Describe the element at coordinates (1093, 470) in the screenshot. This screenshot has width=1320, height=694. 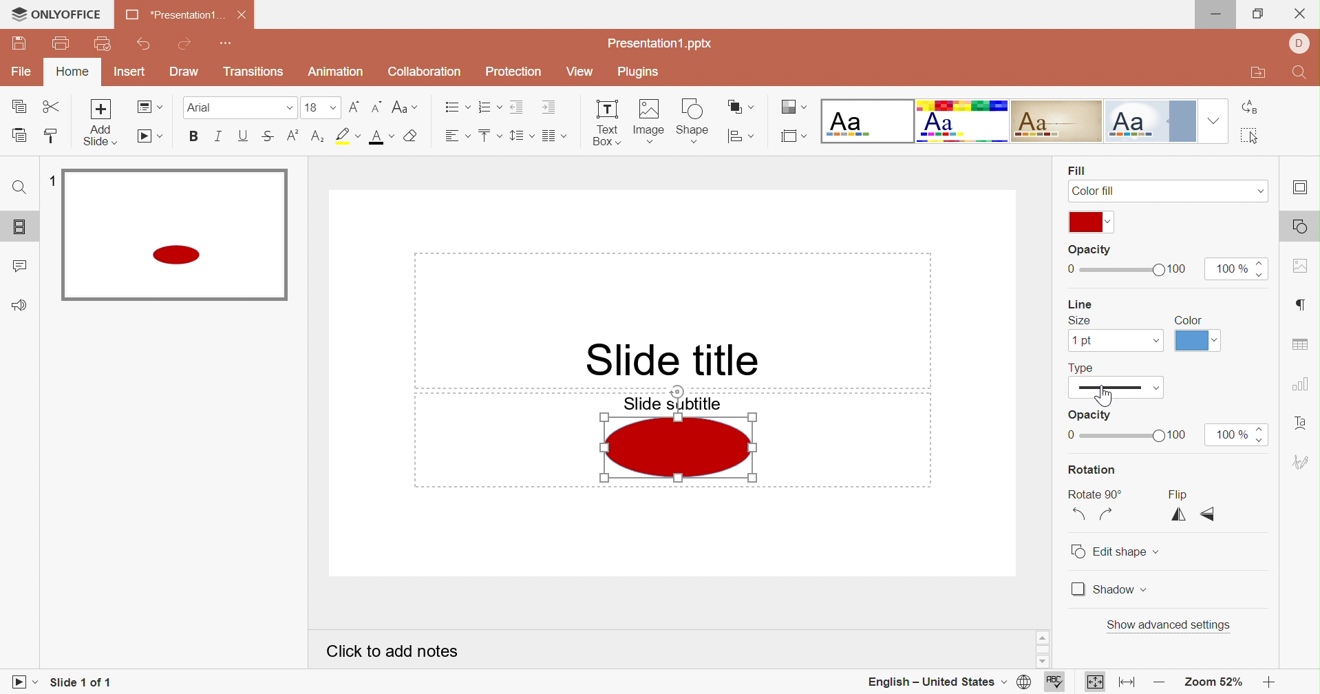
I see `Rotation` at that location.